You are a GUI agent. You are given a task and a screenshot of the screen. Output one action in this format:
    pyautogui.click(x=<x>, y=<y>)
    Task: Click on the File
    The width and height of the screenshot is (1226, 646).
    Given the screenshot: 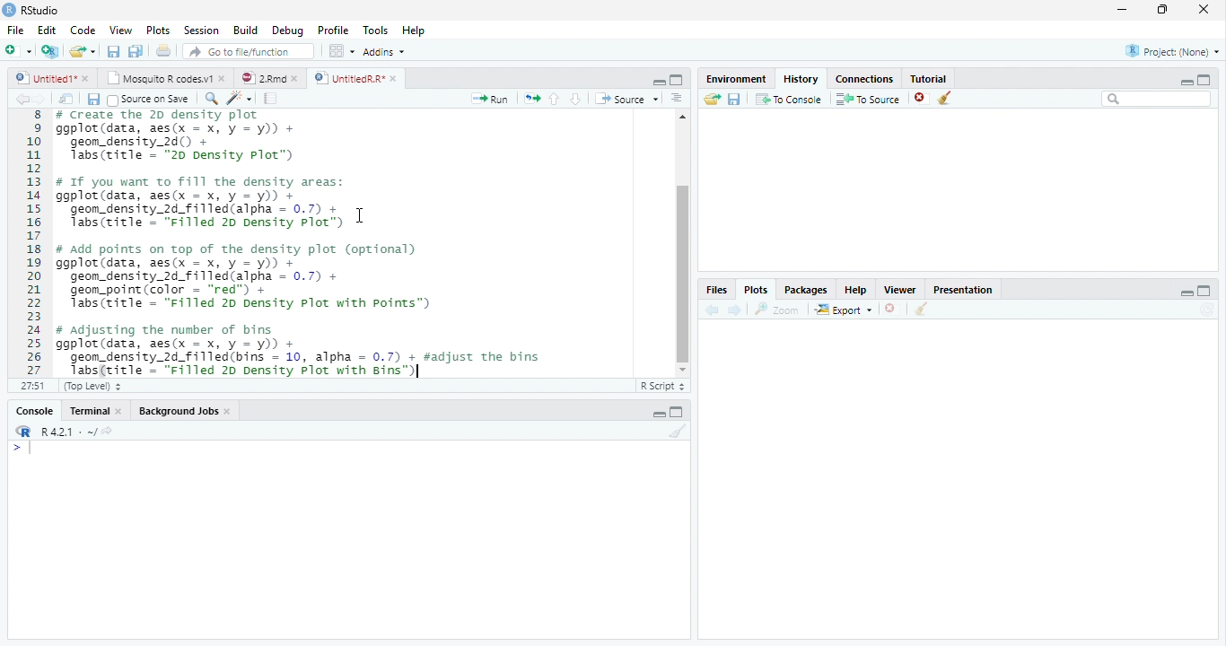 What is the action you would take?
    pyautogui.click(x=15, y=31)
    